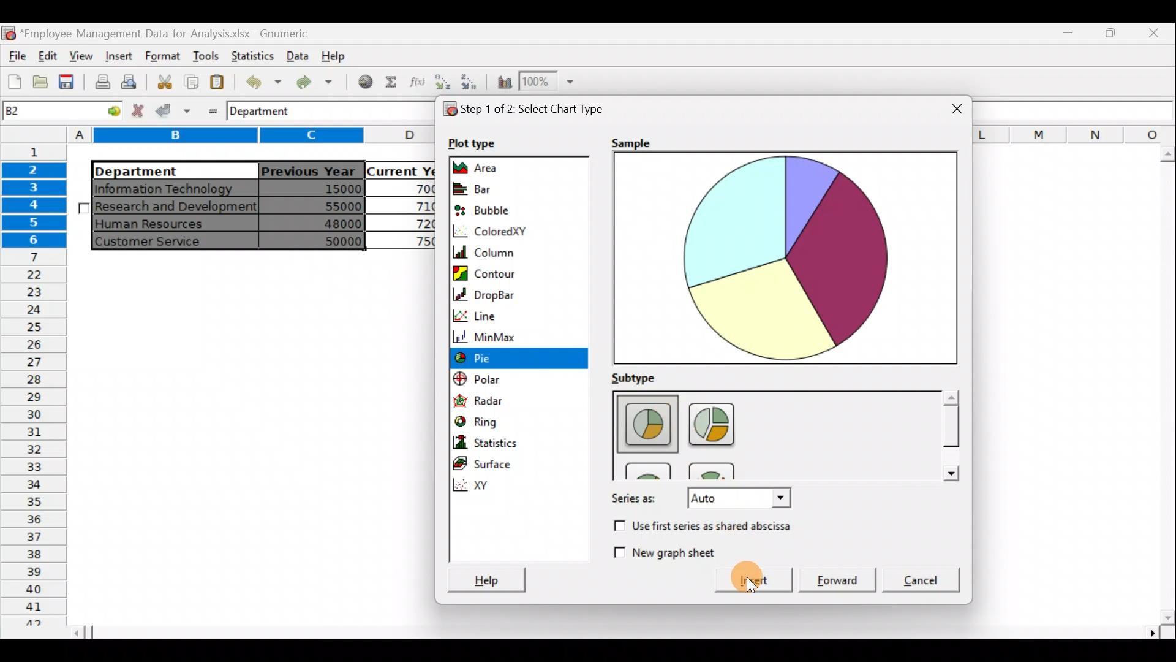 This screenshot has width=1176, height=662. What do you see at coordinates (643, 377) in the screenshot?
I see `Sub type` at bounding box center [643, 377].